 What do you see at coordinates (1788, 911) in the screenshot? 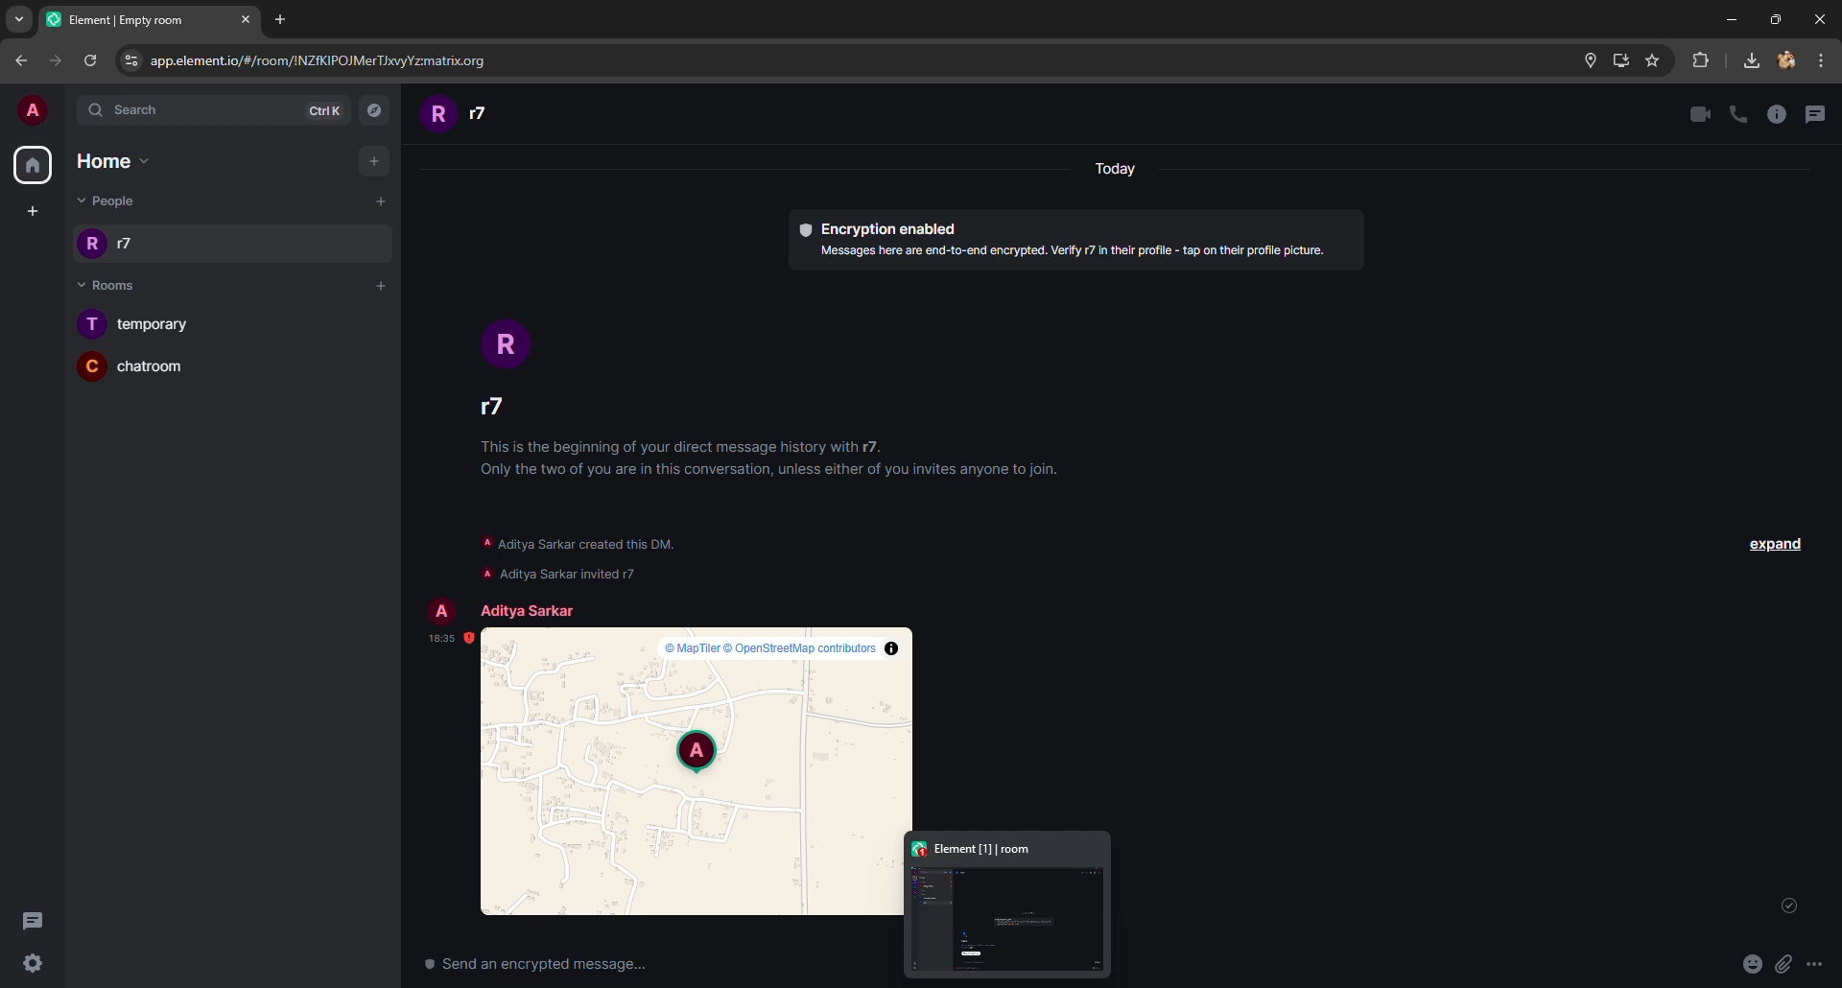
I see `expand` at bounding box center [1788, 911].